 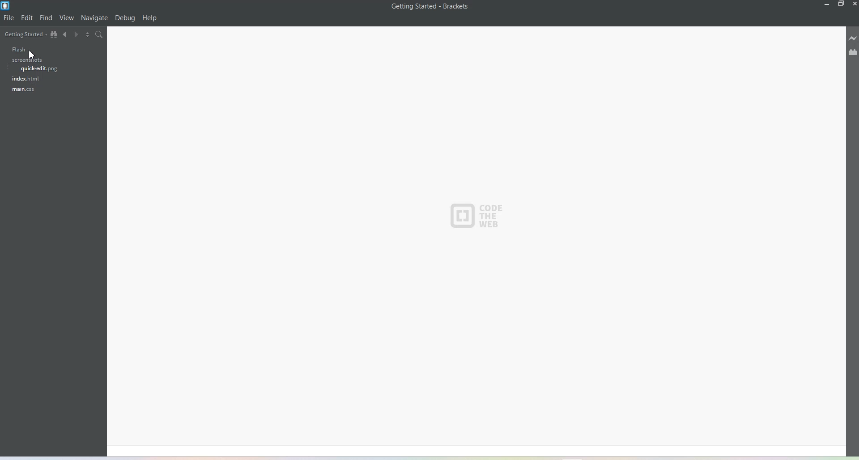 What do you see at coordinates (853, 53) in the screenshot?
I see `Extension Manager` at bounding box center [853, 53].